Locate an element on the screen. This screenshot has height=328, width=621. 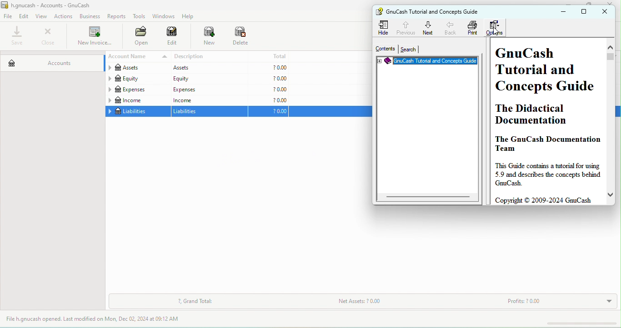
contents is located at coordinates (384, 49).